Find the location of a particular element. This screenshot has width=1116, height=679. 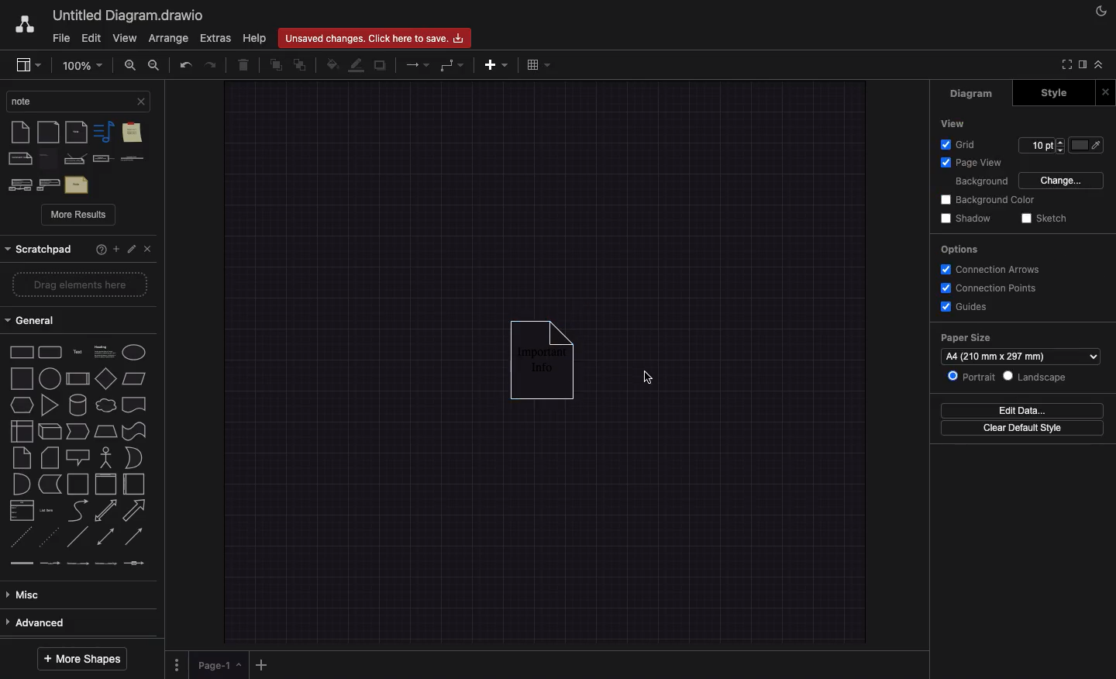

Unsaved is located at coordinates (374, 39).